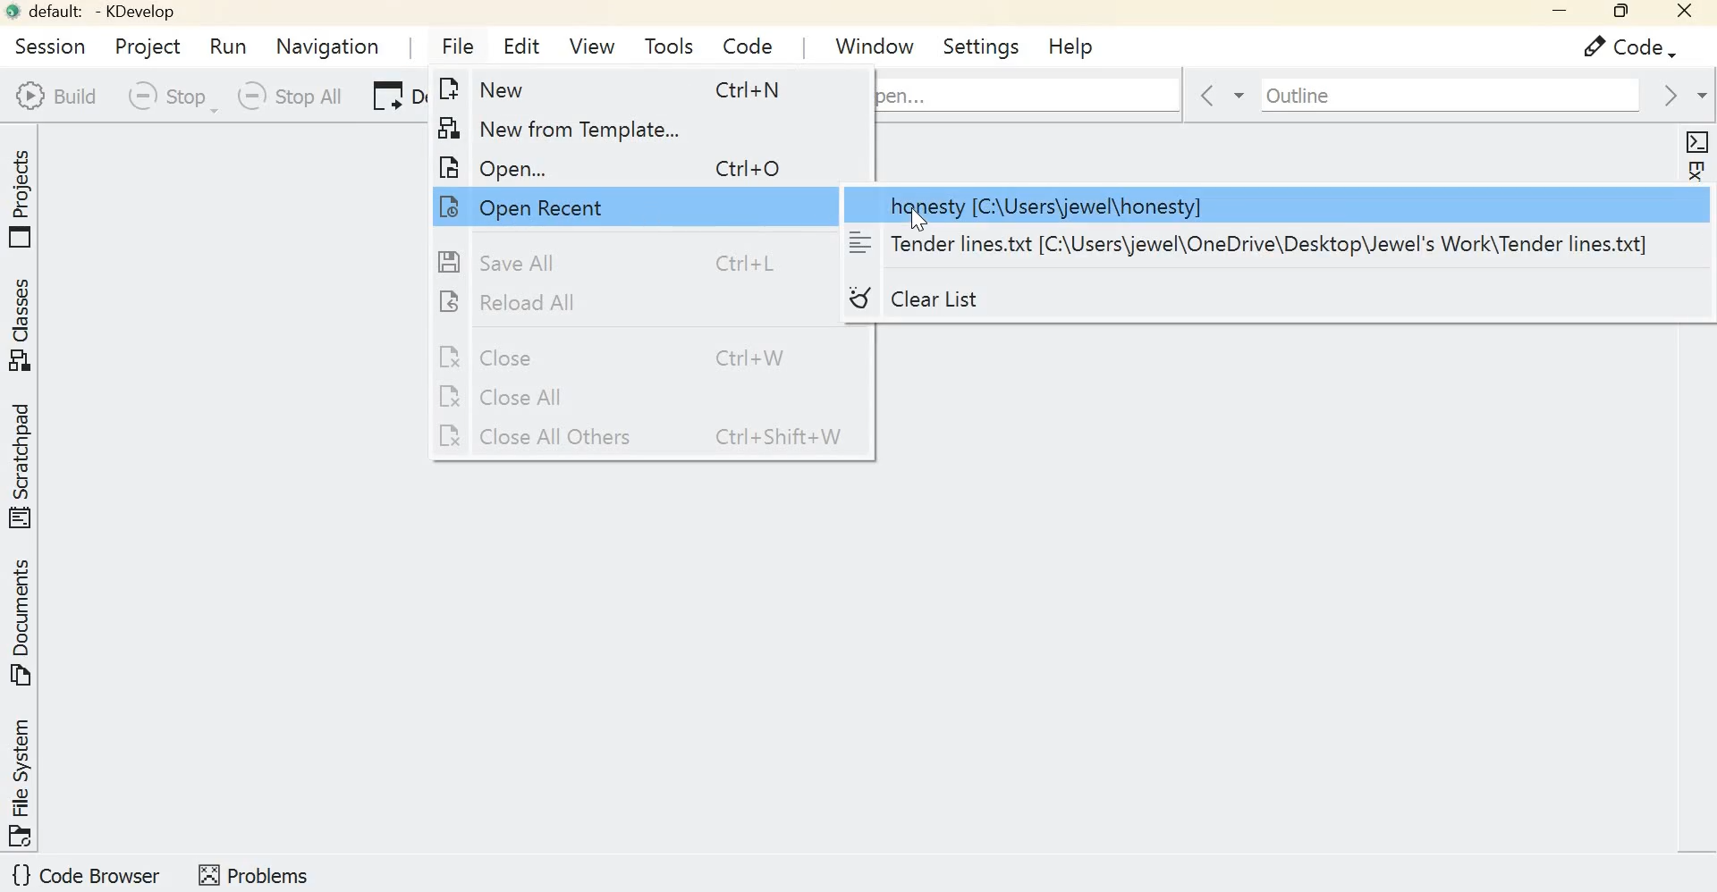  Describe the element at coordinates (919, 219) in the screenshot. I see `cursor` at that location.